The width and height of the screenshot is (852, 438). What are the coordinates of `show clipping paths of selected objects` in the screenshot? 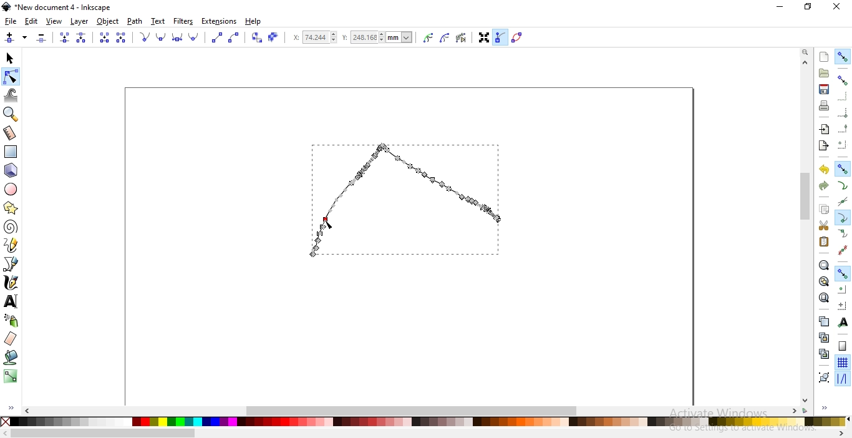 It's located at (428, 38).